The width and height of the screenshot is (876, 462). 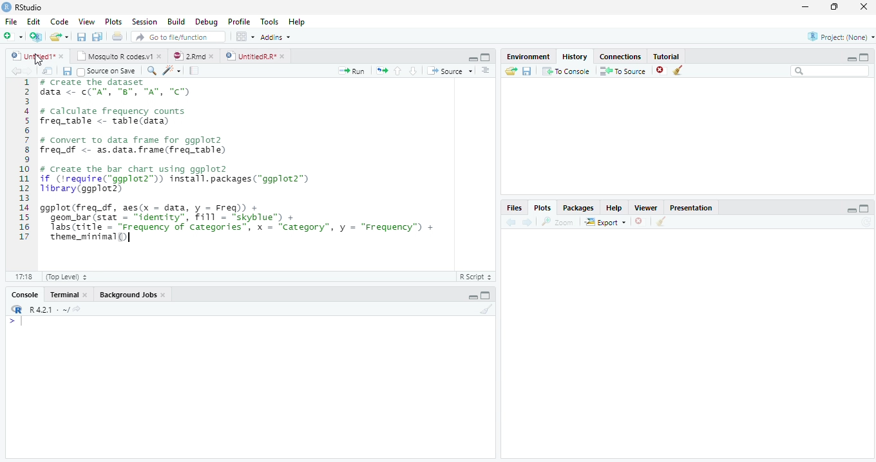 I want to click on Create a project, so click(x=35, y=36).